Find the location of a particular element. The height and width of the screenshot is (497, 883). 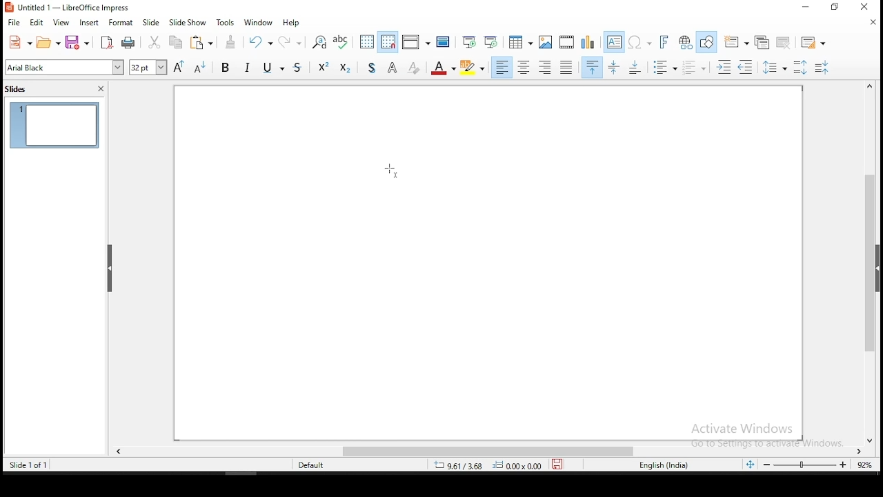

paste is located at coordinates (201, 42).